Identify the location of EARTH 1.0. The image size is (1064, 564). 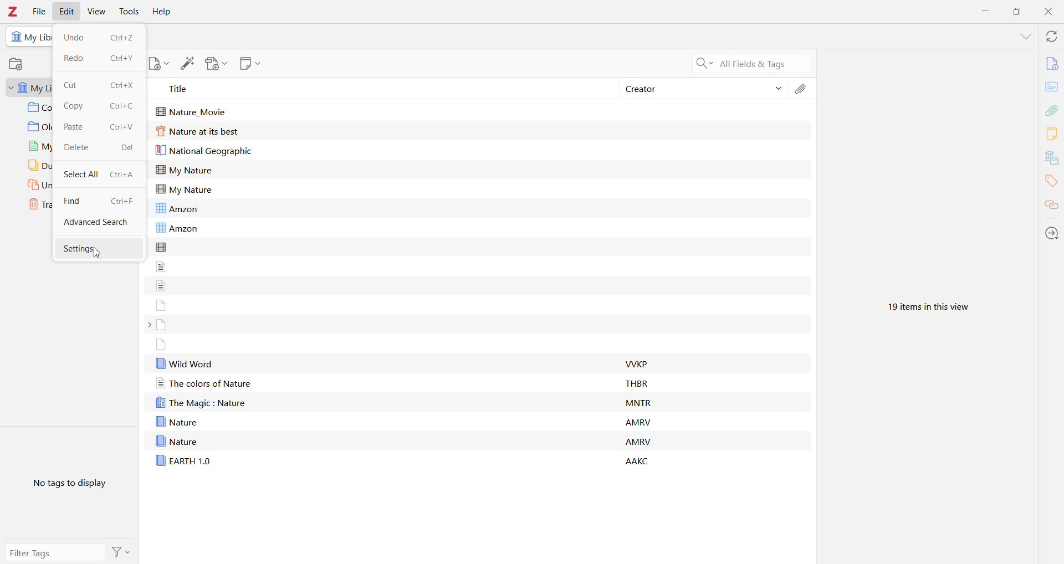
(183, 460).